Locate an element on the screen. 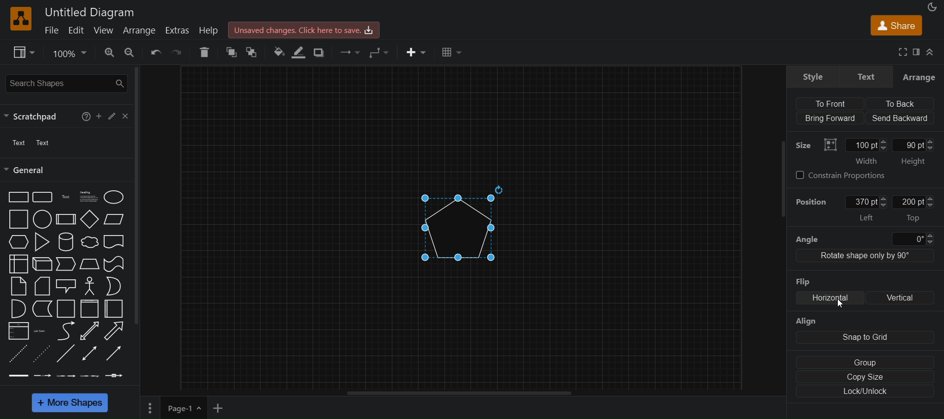 Image resolution: width=944 pixels, height=419 pixels. Circle is located at coordinates (43, 219).